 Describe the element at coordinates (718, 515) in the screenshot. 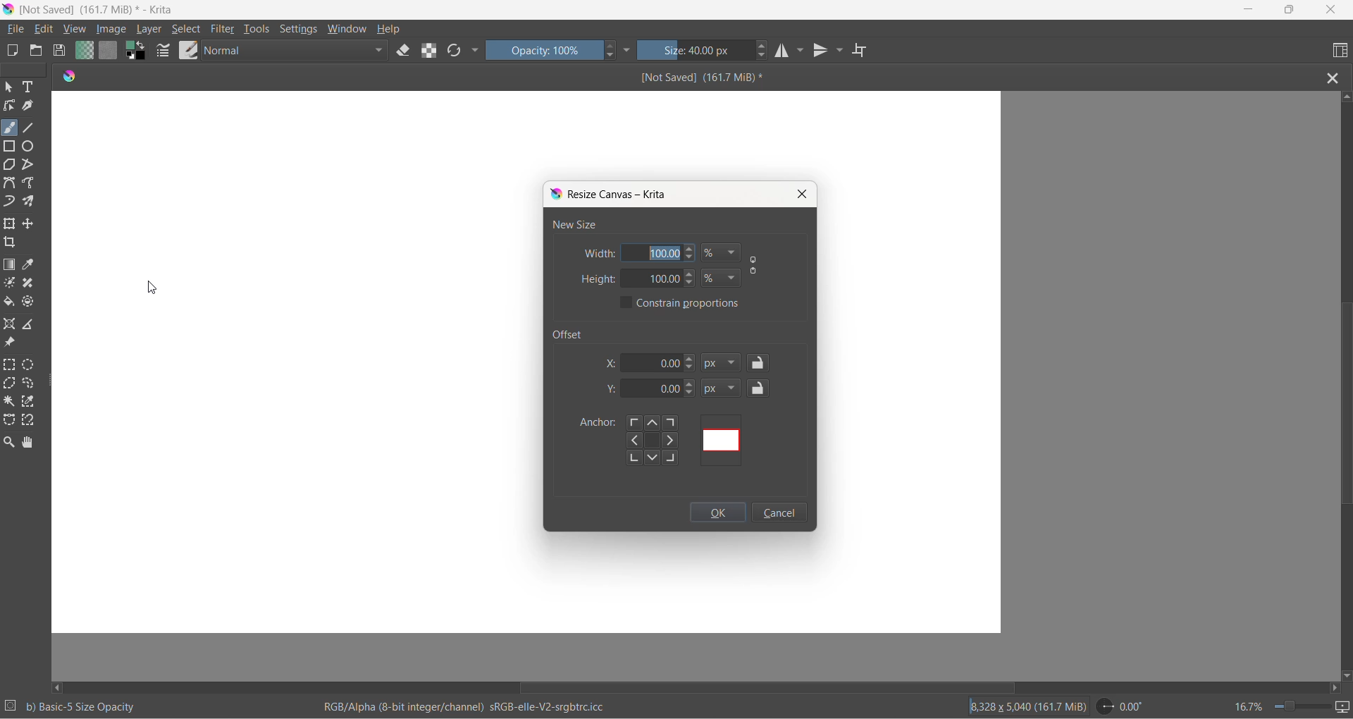

I see `ok` at that location.